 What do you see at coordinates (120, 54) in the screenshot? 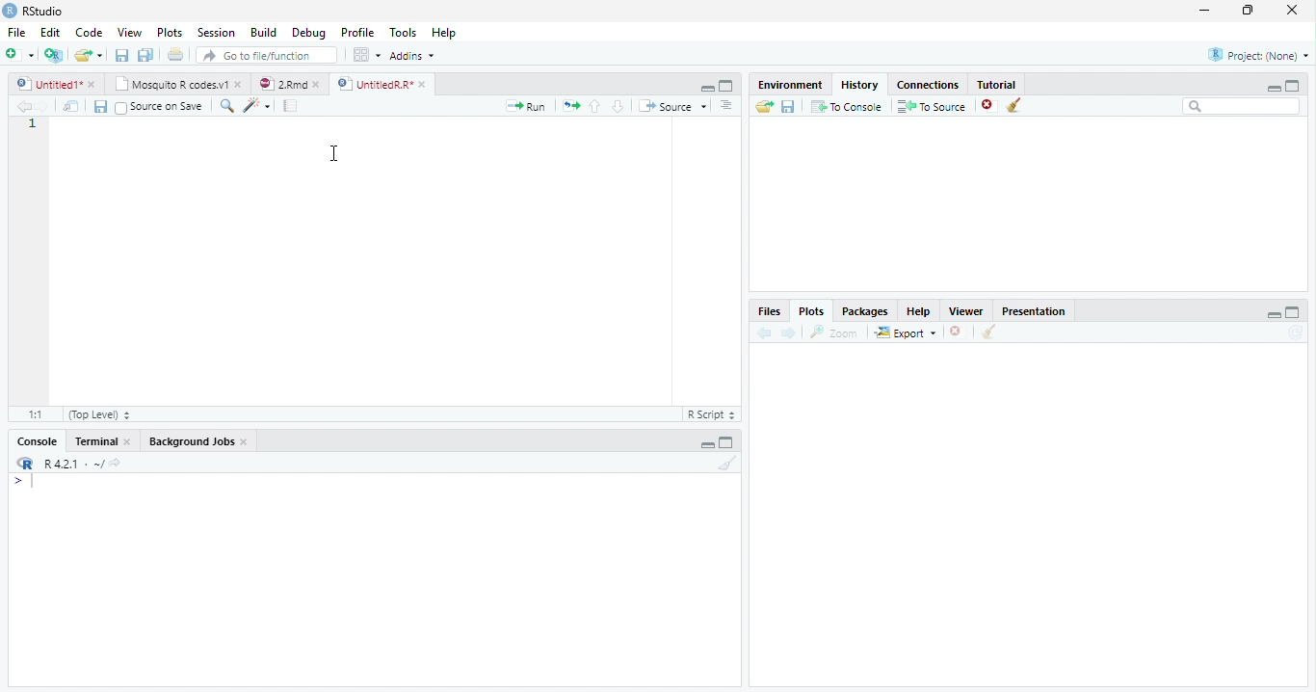
I see `Save` at bounding box center [120, 54].